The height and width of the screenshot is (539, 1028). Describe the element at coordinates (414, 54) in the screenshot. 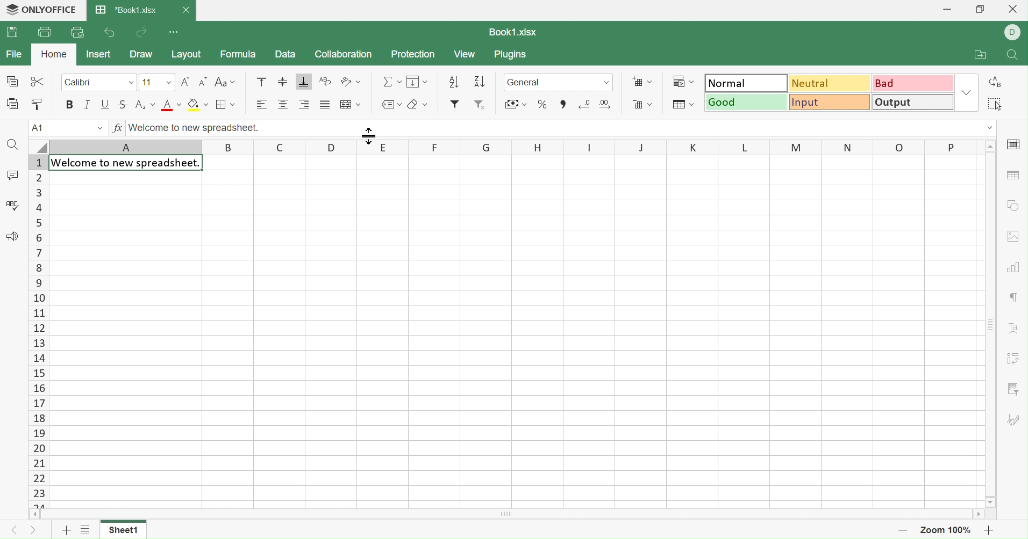

I see `Protection` at that location.